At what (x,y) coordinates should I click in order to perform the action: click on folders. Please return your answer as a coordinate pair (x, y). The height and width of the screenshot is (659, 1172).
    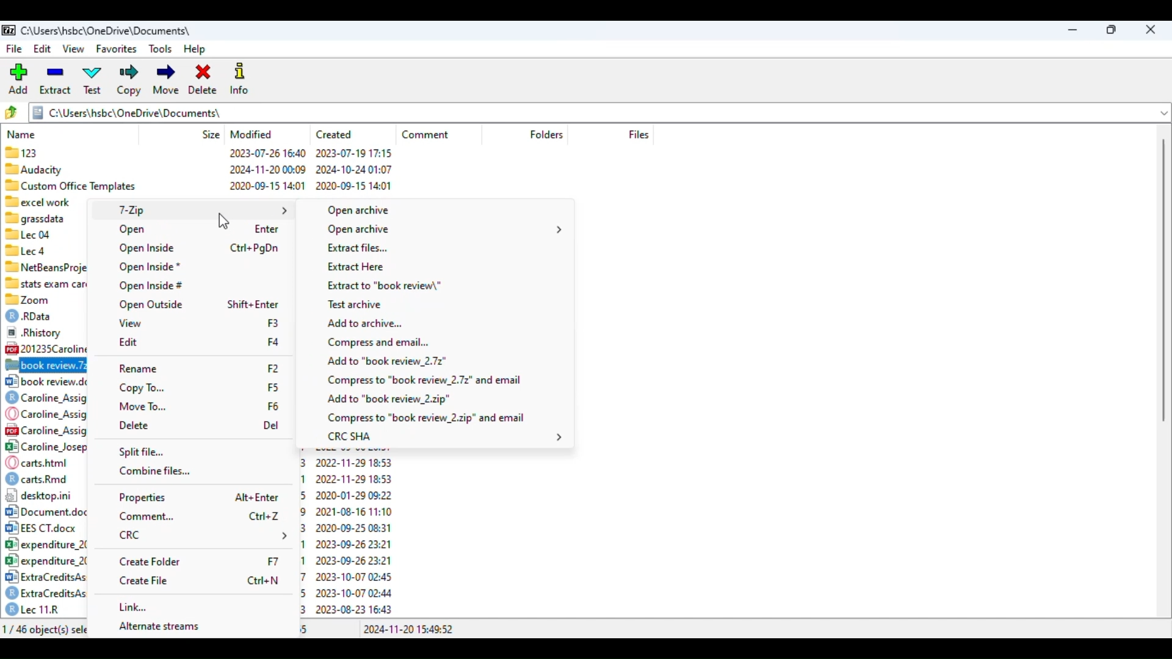
    Looking at the image, I should click on (546, 134).